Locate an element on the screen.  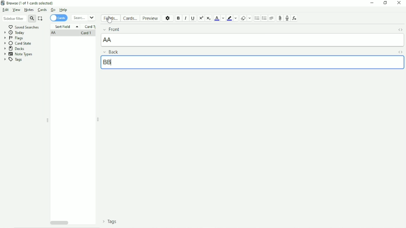
Remove formatting is located at coordinates (243, 18).